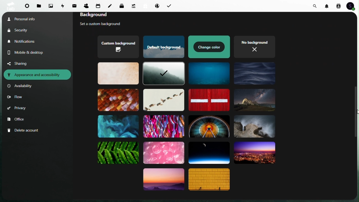 The height and width of the screenshot is (202, 359). What do you see at coordinates (105, 24) in the screenshot?
I see `Set a custom background` at bounding box center [105, 24].